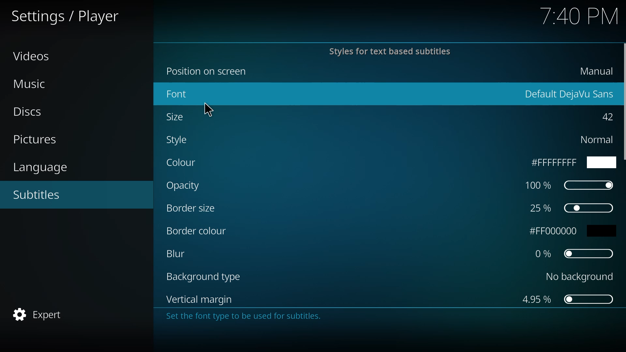 Image resolution: width=626 pixels, height=352 pixels. Describe the element at coordinates (179, 253) in the screenshot. I see `blur` at that location.